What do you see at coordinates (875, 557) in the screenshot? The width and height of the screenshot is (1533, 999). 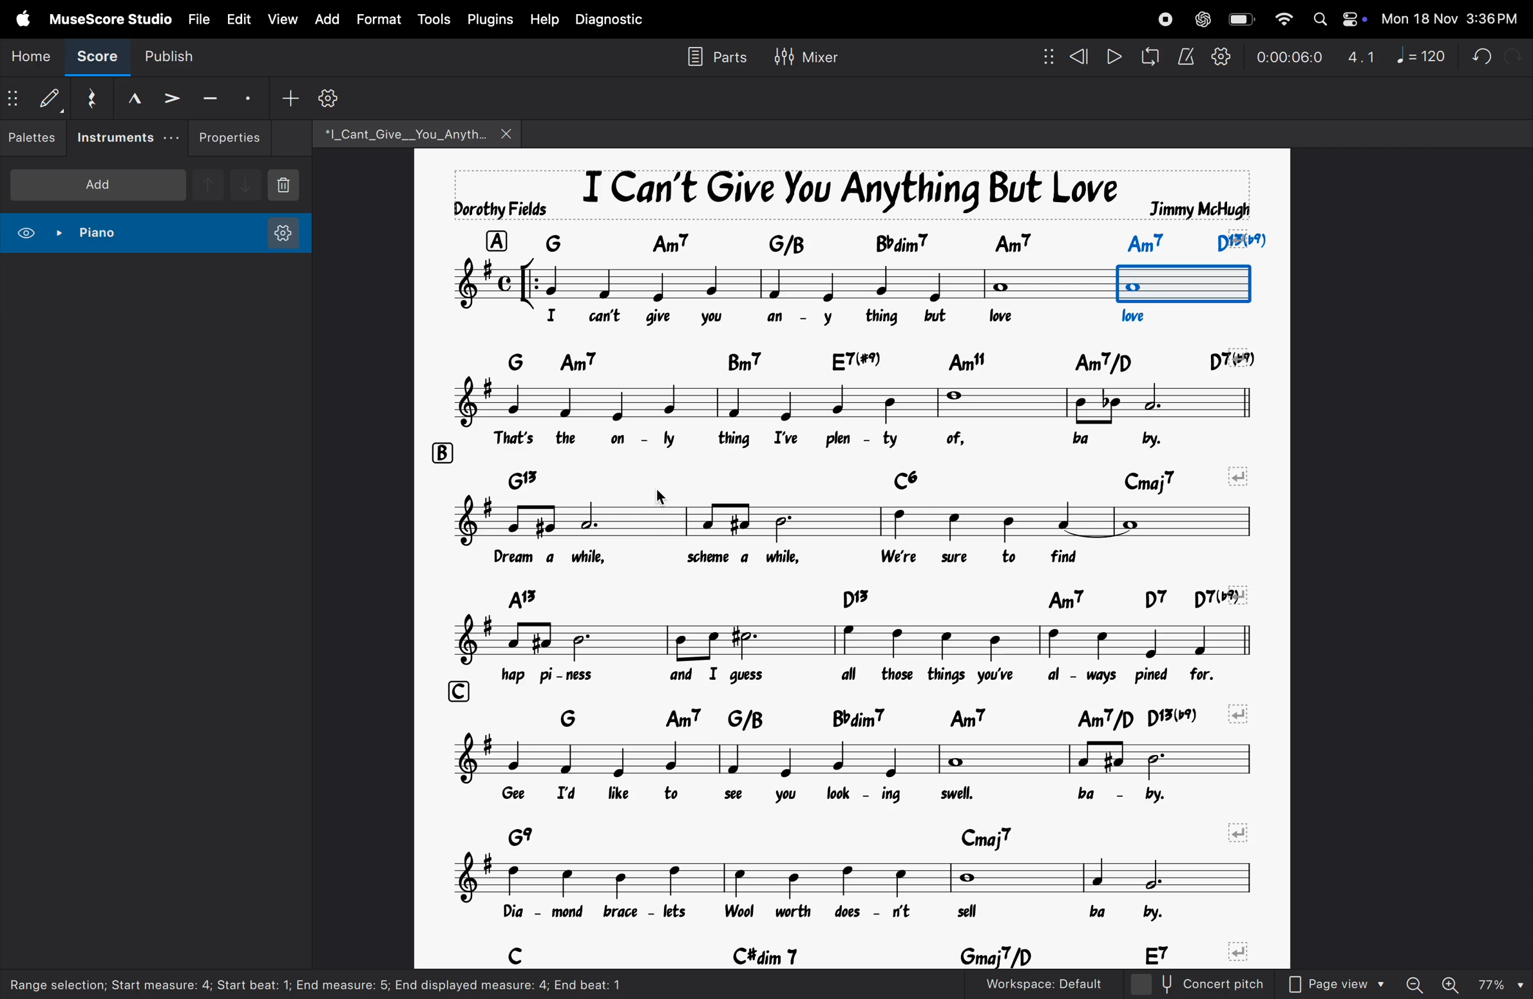 I see `lyrics` at bounding box center [875, 557].